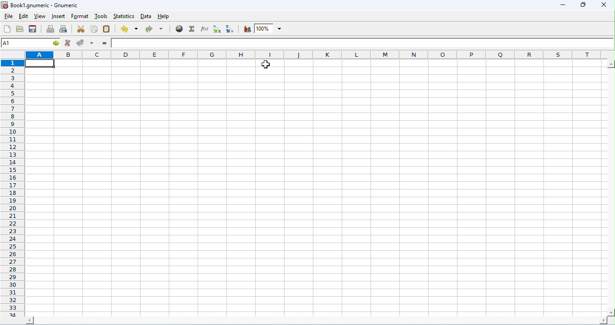 The height and width of the screenshot is (325, 615). Describe the element at coordinates (563, 5) in the screenshot. I see `minimize` at that location.